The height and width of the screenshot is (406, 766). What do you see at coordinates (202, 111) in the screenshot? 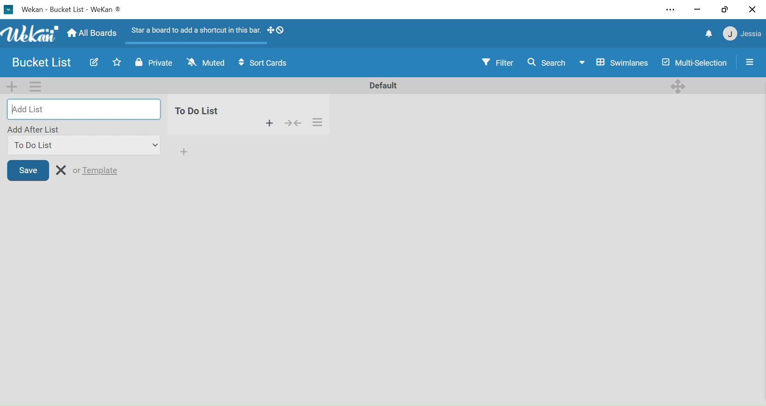
I see `List name` at bounding box center [202, 111].